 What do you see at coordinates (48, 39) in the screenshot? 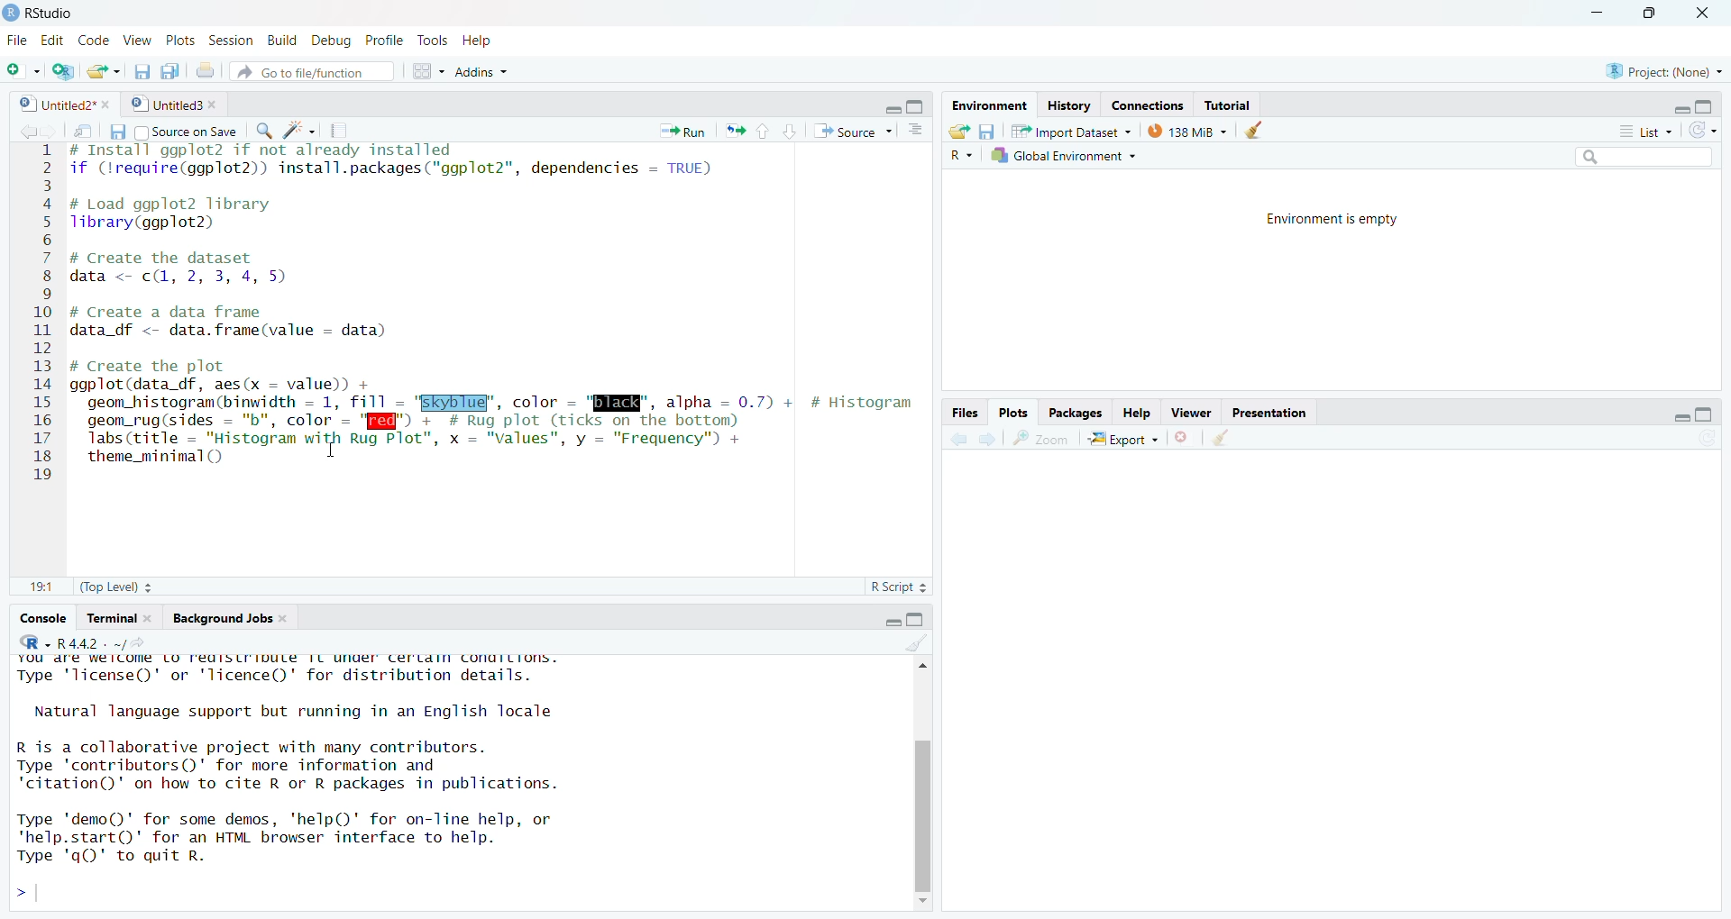
I see `Edit` at bounding box center [48, 39].